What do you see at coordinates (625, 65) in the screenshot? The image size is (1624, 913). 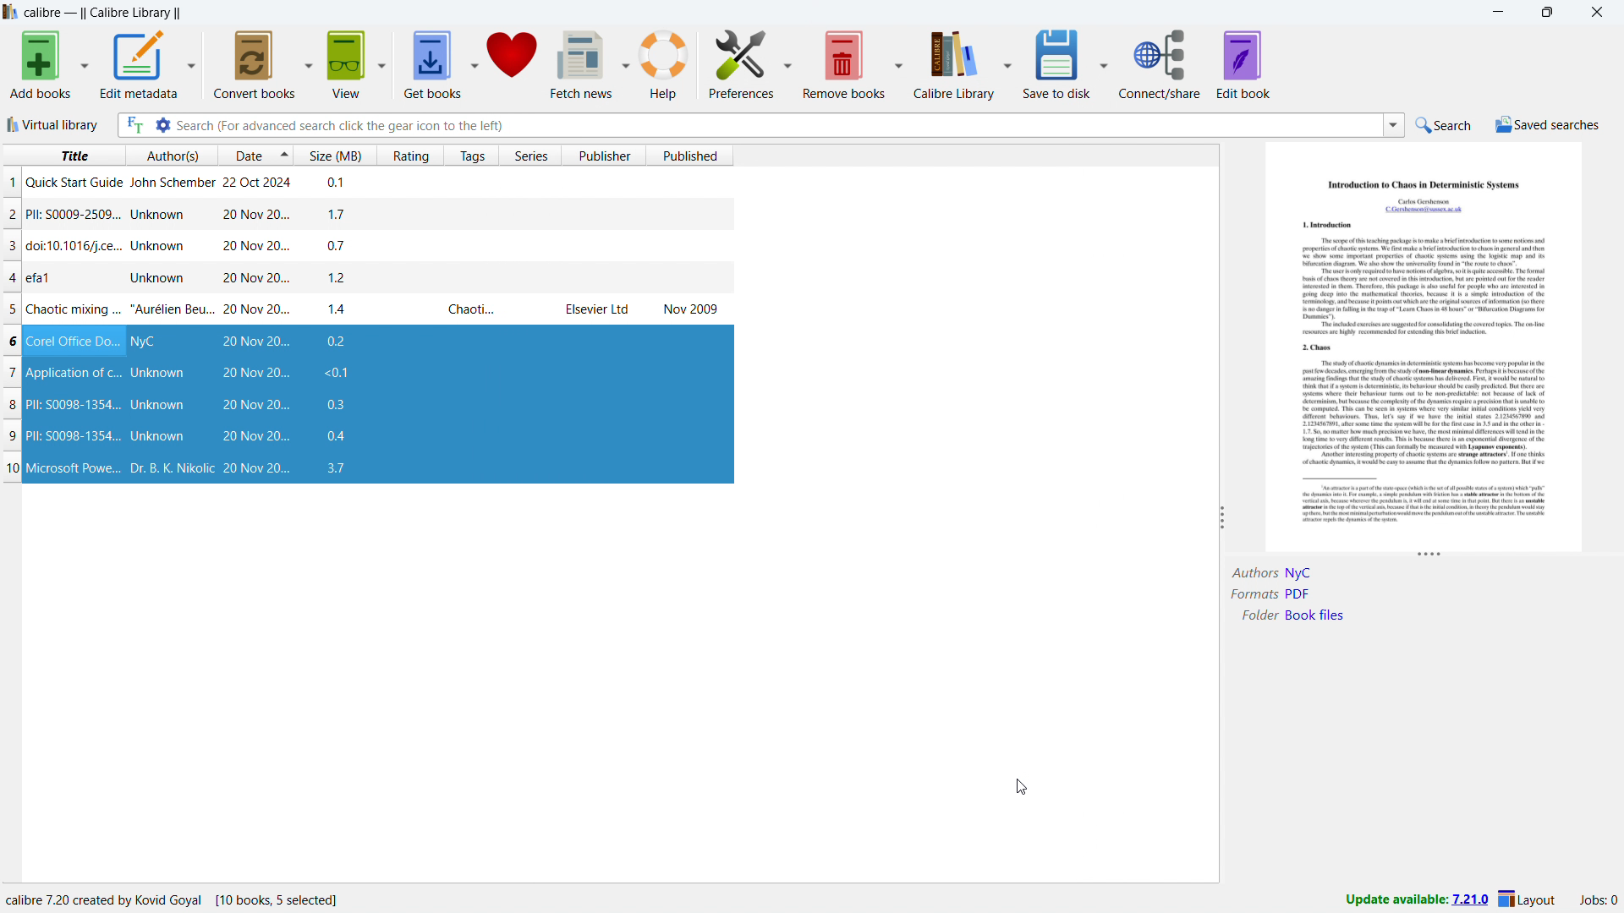 I see `fetch news options` at bounding box center [625, 65].